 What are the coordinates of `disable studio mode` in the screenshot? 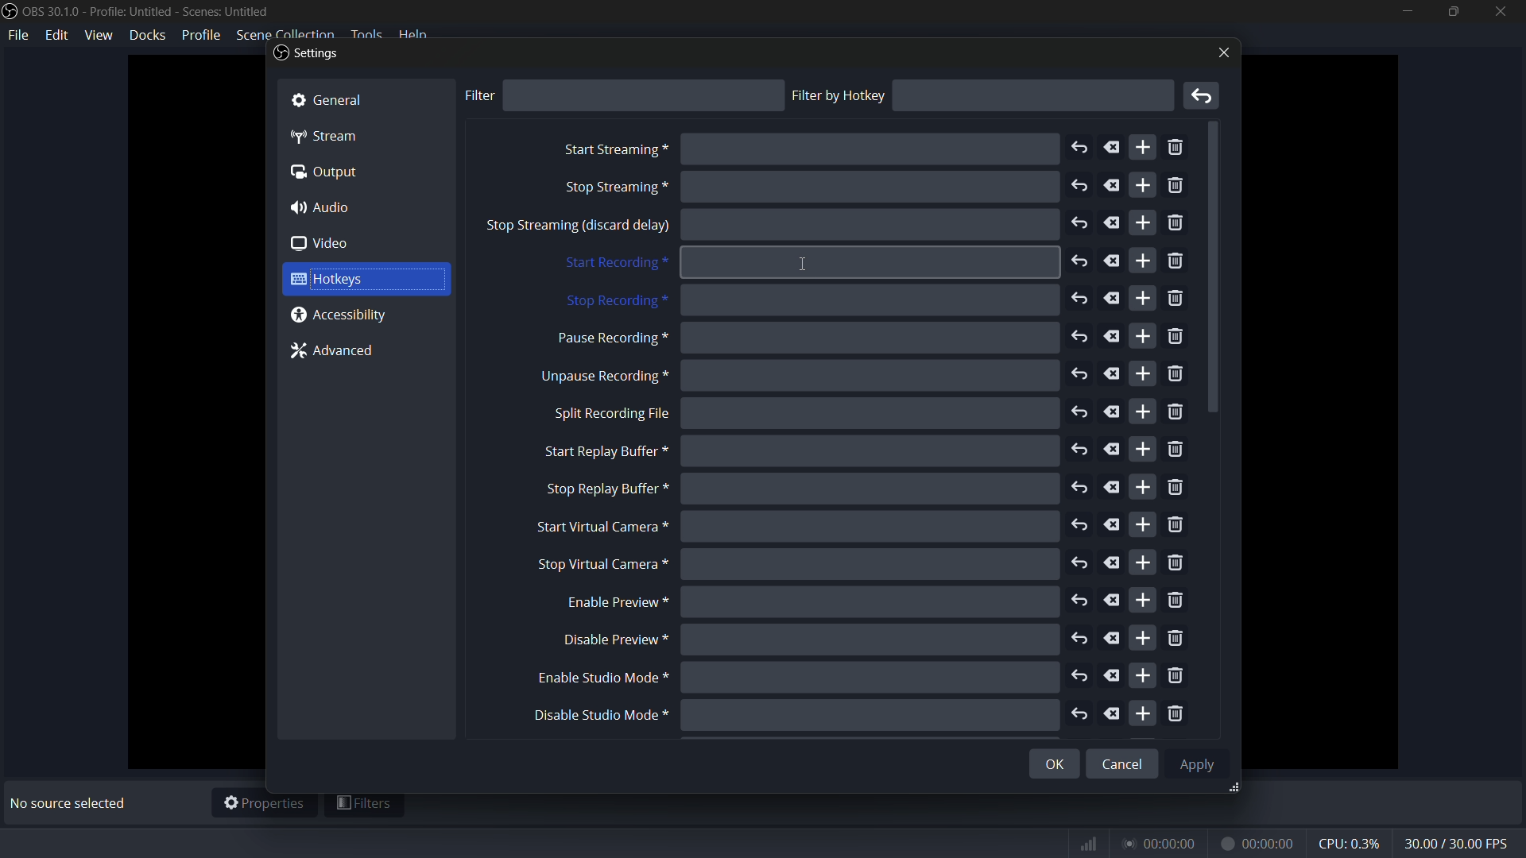 It's located at (598, 716).